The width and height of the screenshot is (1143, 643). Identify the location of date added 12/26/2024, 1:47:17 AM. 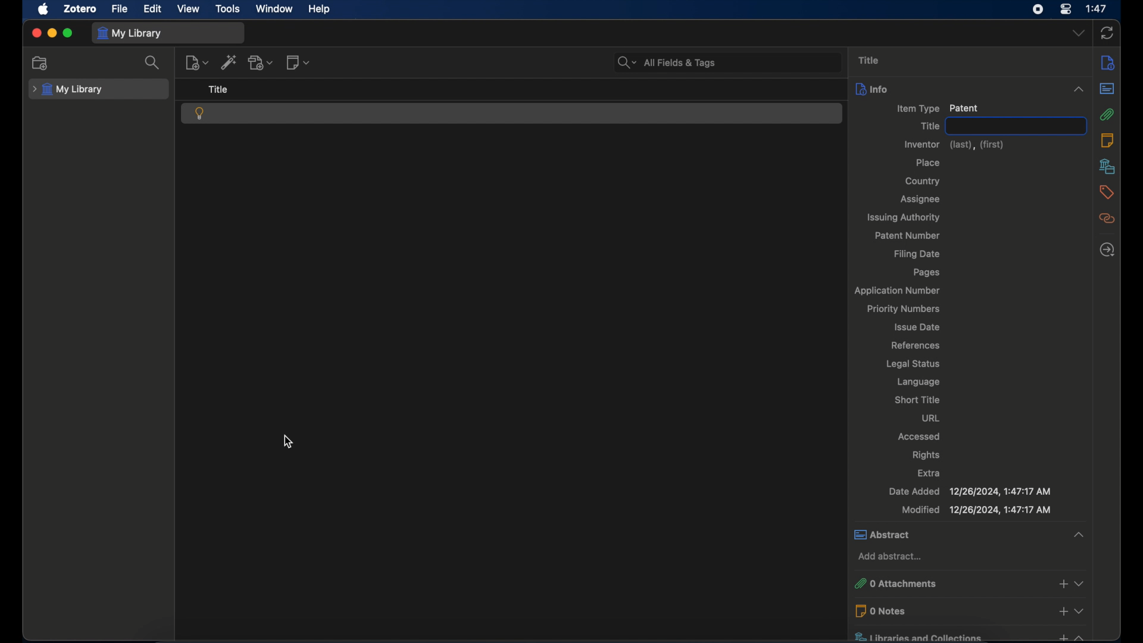
(969, 492).